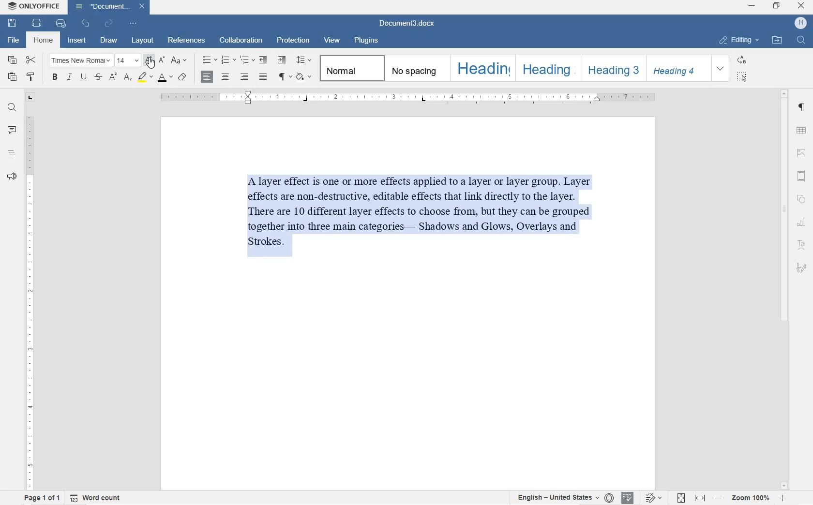  Describe the element at coordinates (783, 289) in the screenshot. I see `scrollbar` at that location.